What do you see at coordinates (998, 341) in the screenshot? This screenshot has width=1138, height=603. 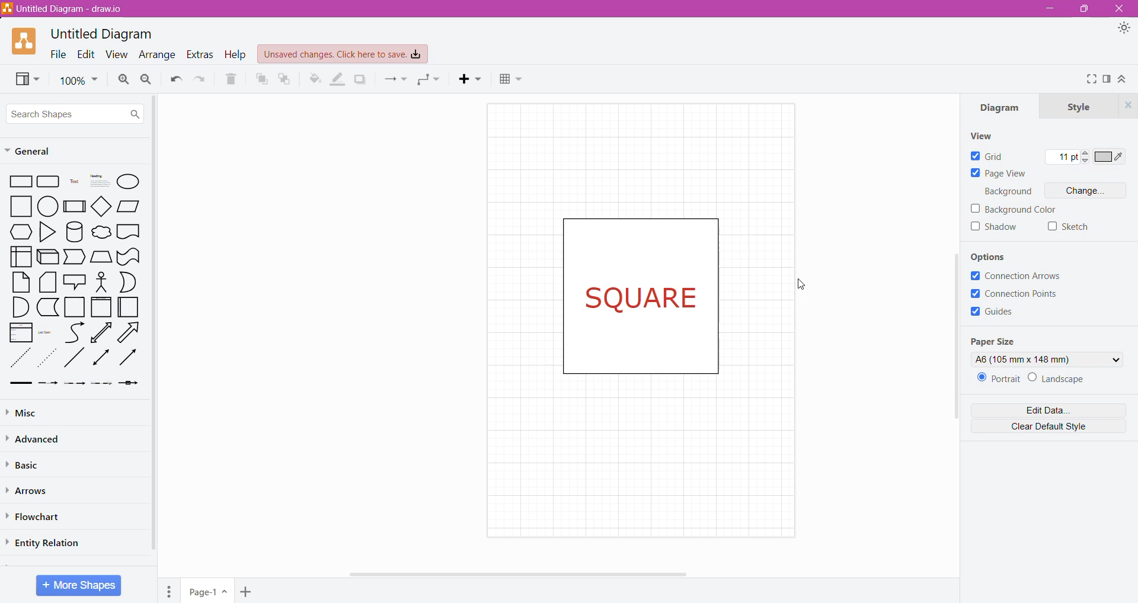 I see `Page Size` at bounding box center [998, 341].